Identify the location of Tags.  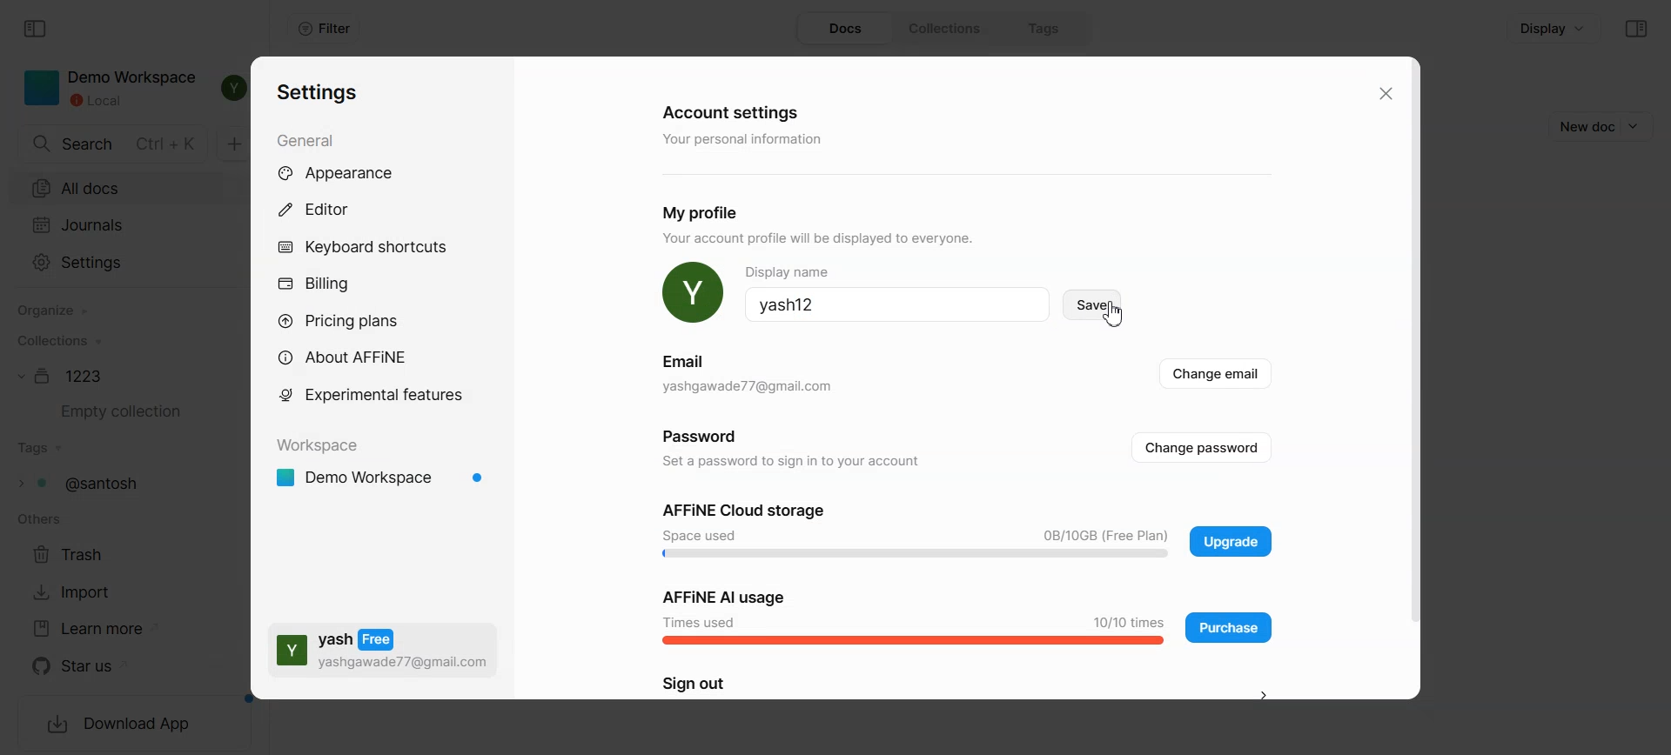
(86, 483).